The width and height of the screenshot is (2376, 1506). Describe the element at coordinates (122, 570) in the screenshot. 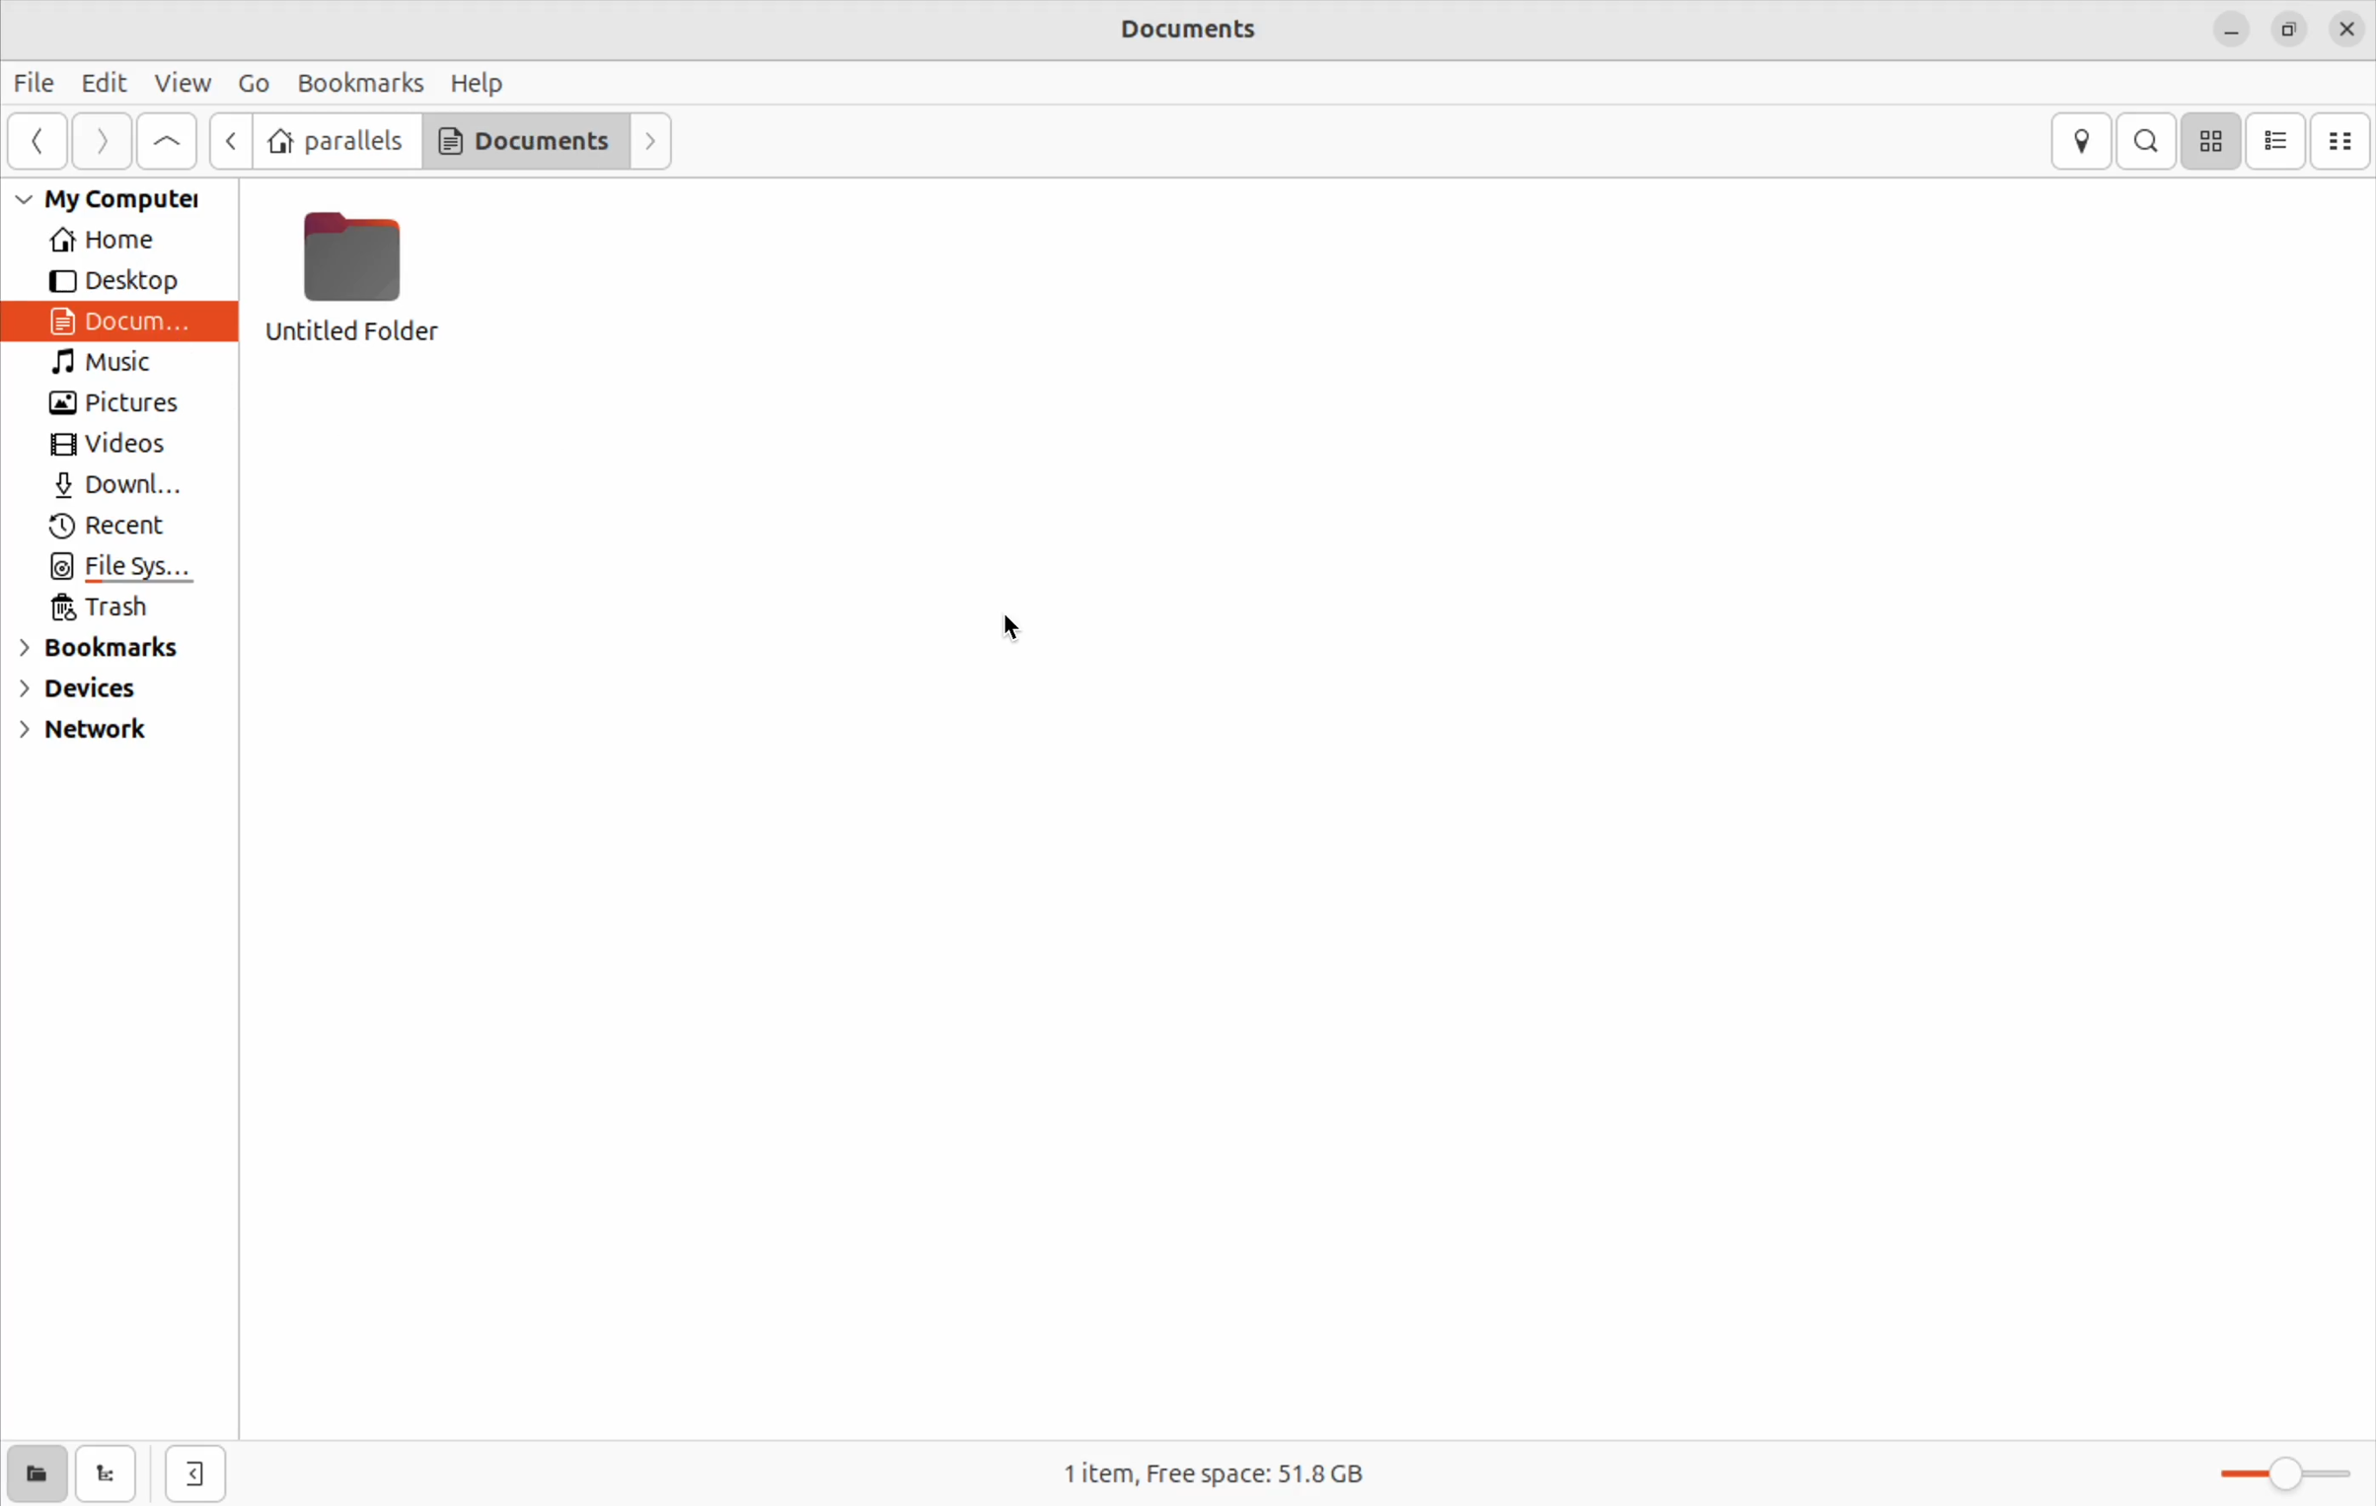

I see `File system` at that location.